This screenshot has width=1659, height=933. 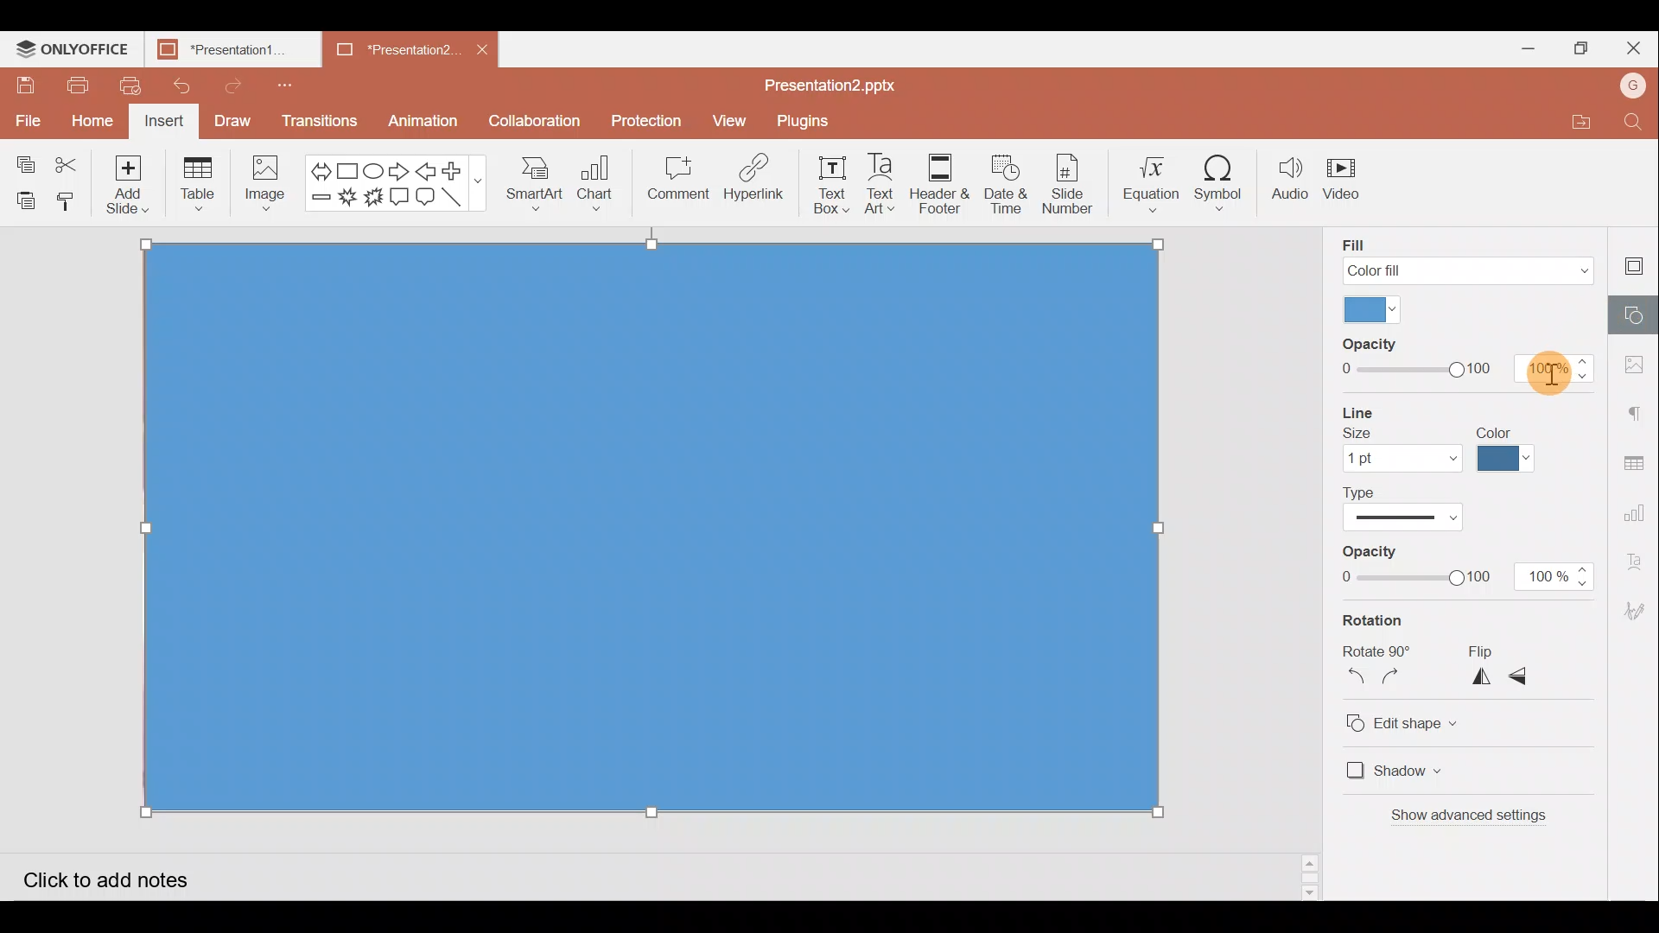 What do you see at coordinates (93, 119) in the screenshot?
I see `Home` at bounding box center [93, 119].